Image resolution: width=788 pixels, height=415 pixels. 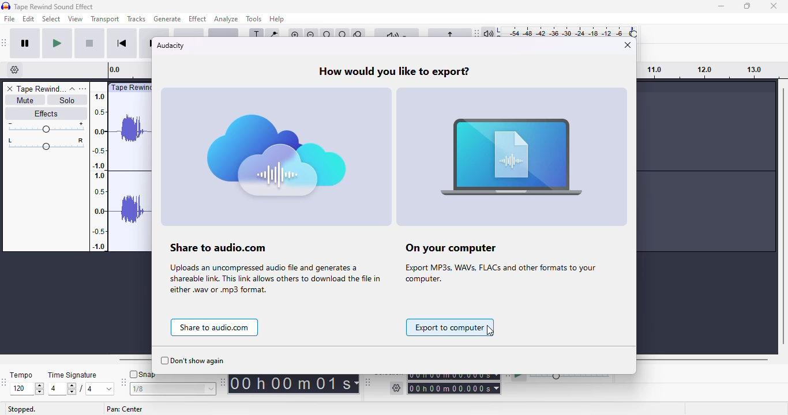 What do you see at coordinates (193, 361) in the screenshot?
I see `don't show again ` at bounding box center [193, 361].